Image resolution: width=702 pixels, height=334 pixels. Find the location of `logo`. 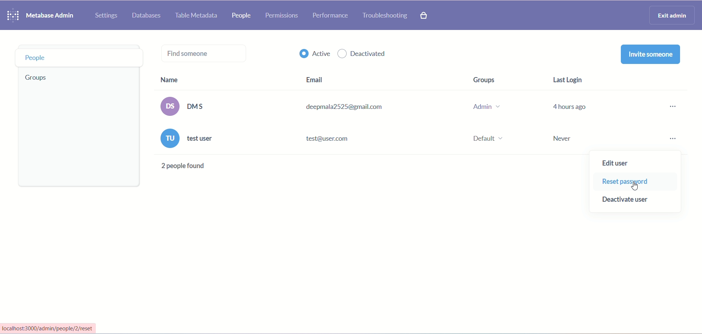

logo is located at coordinates (13, 15).